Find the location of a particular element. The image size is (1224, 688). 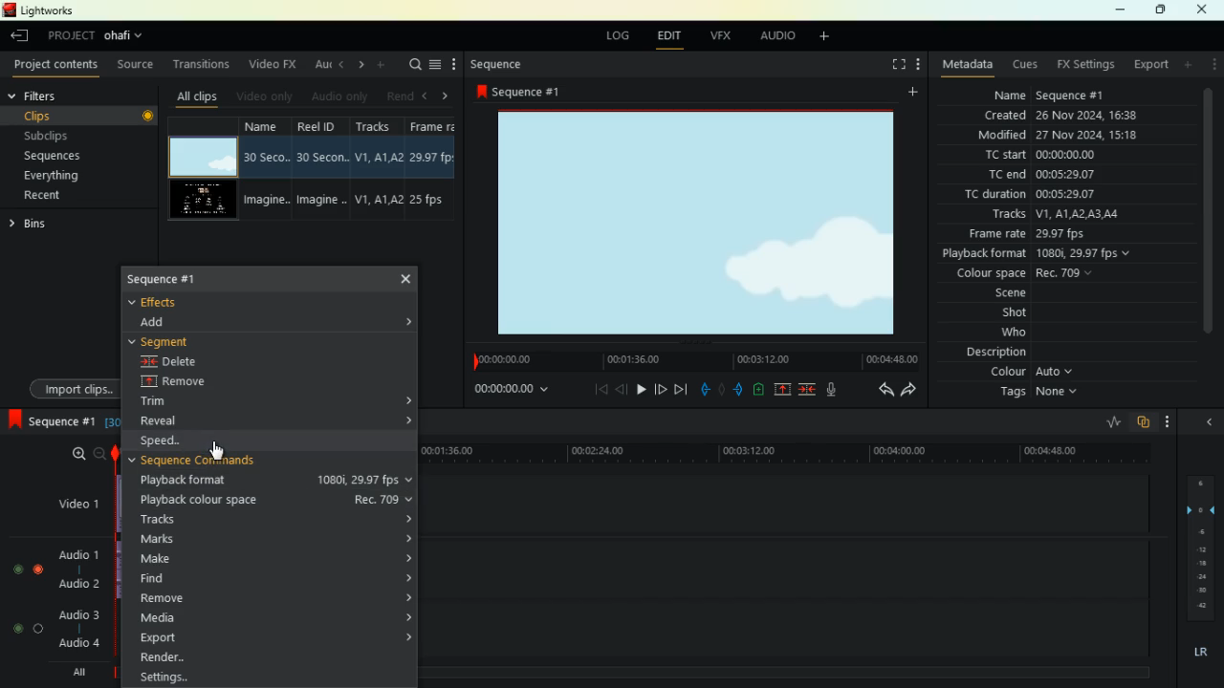

back is located at coordinates (880, 389).